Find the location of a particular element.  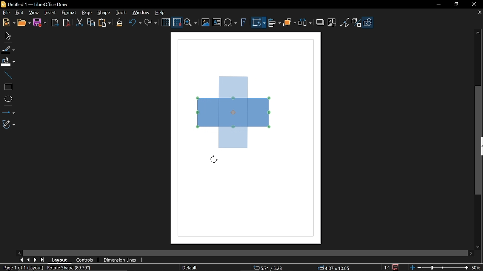

Shape is located at coordinates (105, 13).